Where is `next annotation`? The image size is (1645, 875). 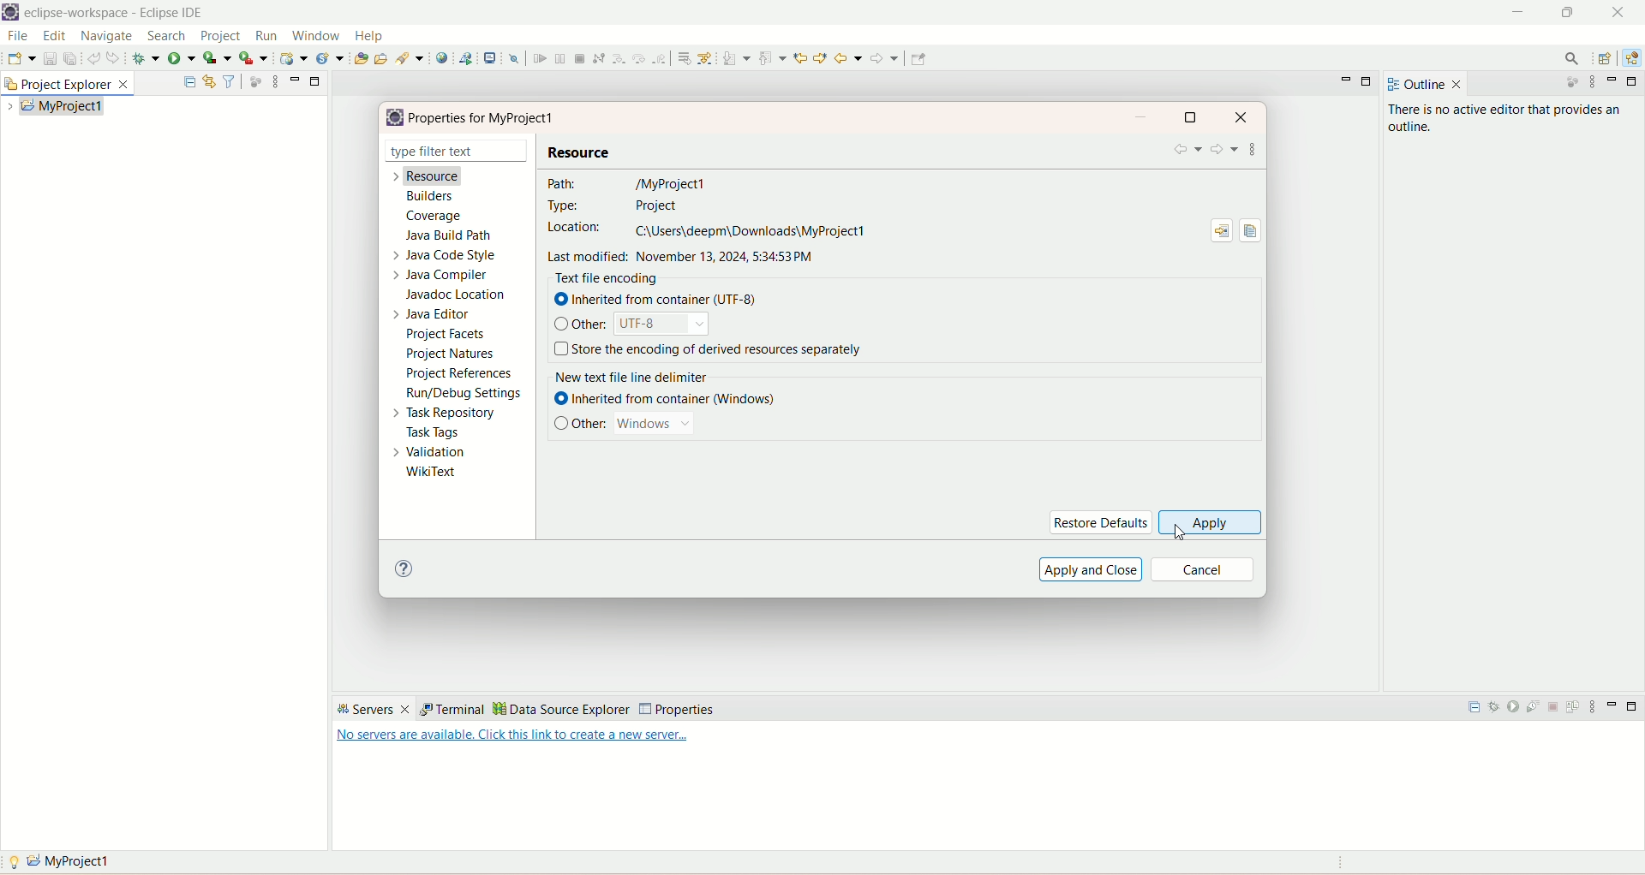 next annotation is located at coordinates (738, 60).